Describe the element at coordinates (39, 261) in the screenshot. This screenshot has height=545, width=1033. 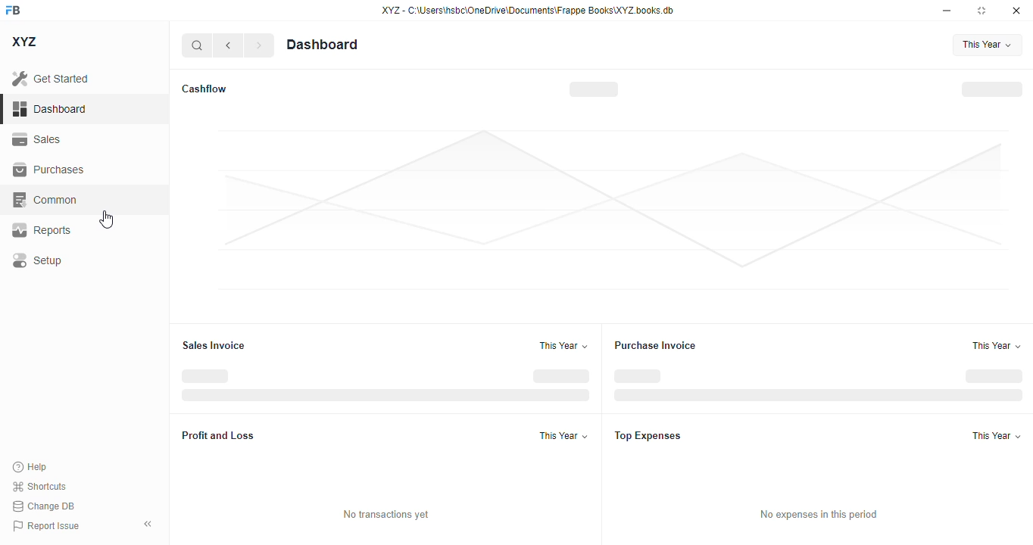
I see `setup` at that location.